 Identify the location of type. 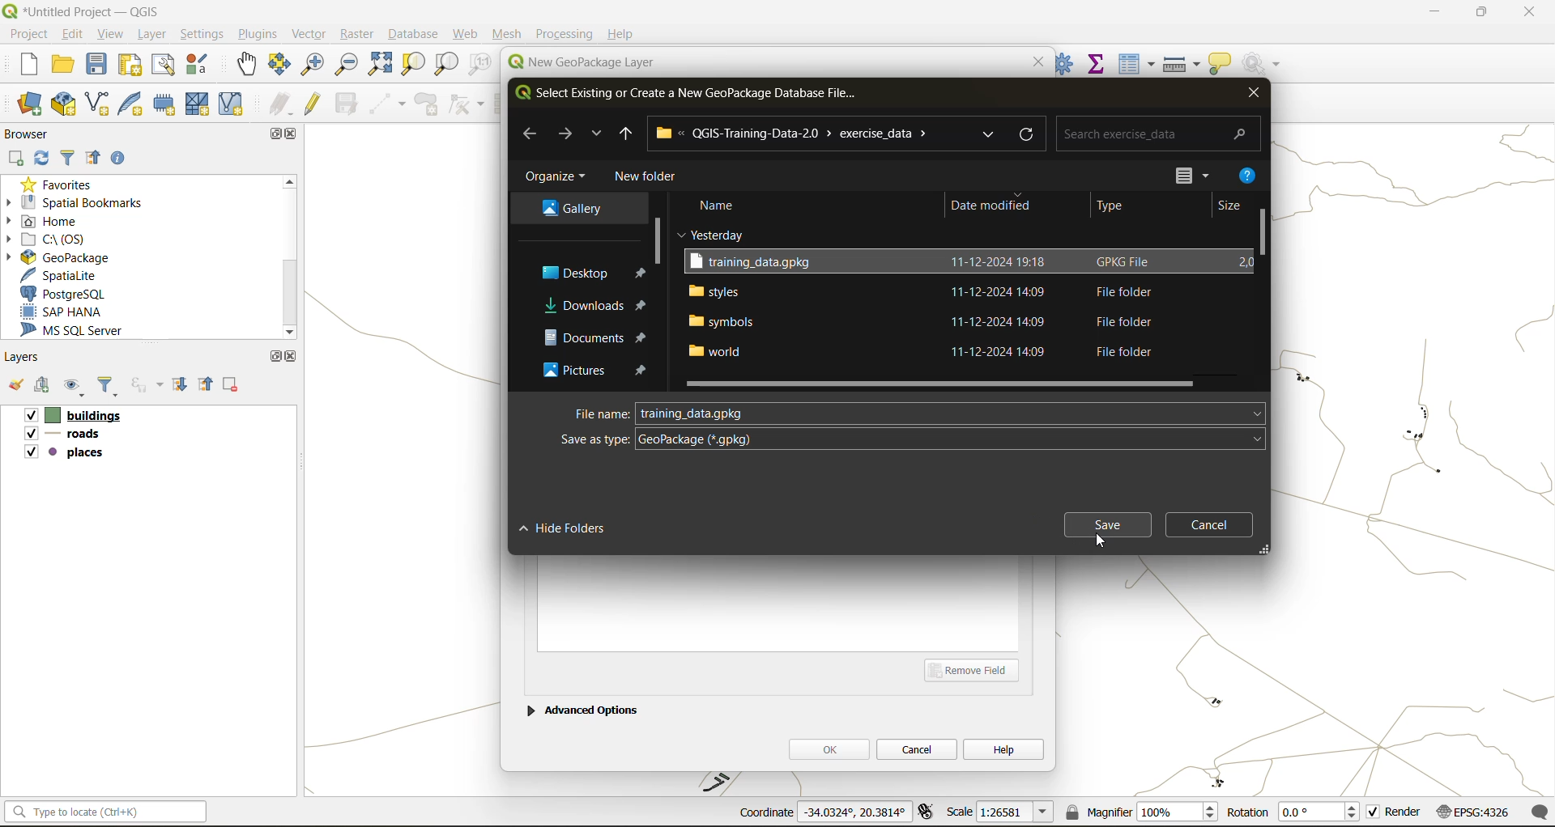
(1120, 208).